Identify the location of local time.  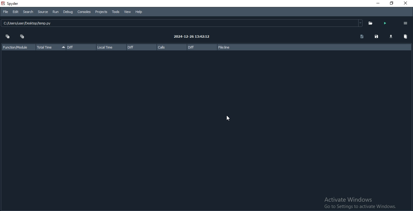
(111, 47).